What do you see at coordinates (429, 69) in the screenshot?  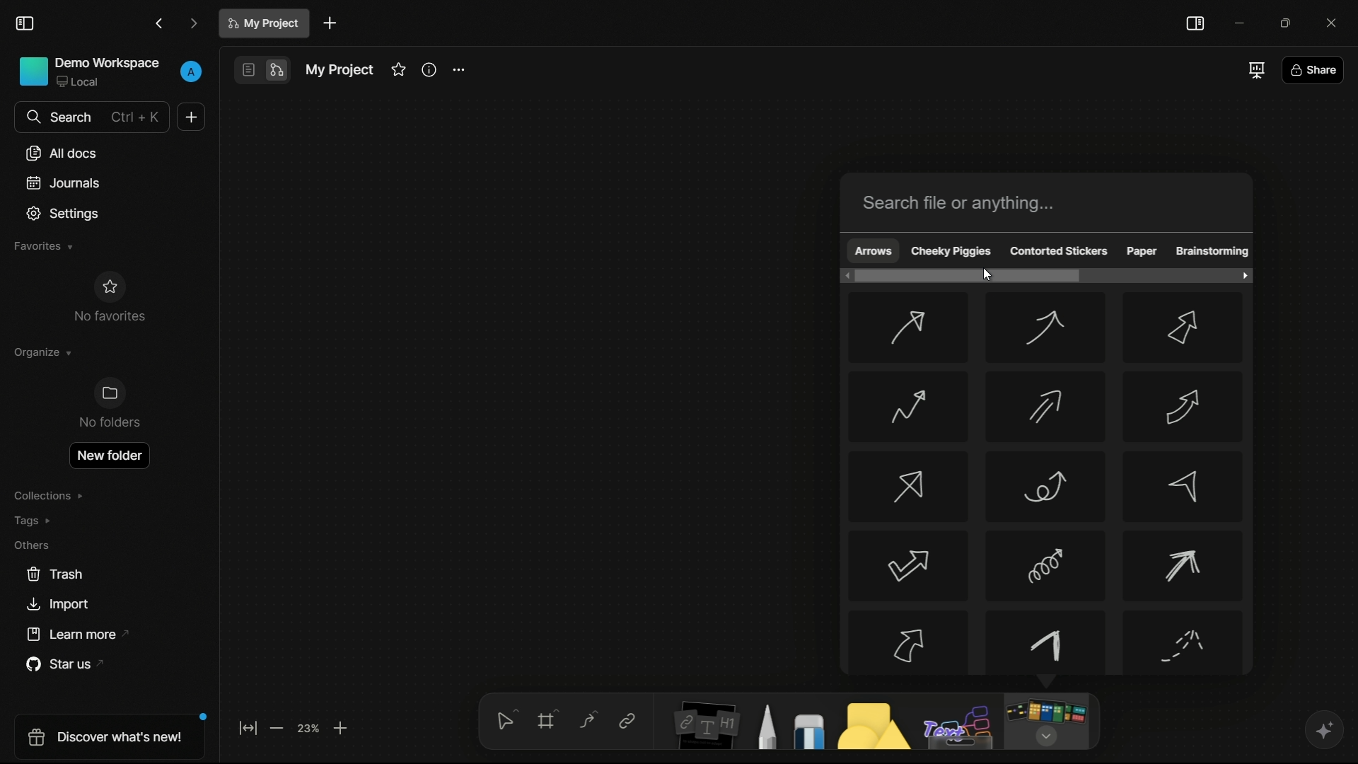 I see `informations` at bounding box center [429, 69].